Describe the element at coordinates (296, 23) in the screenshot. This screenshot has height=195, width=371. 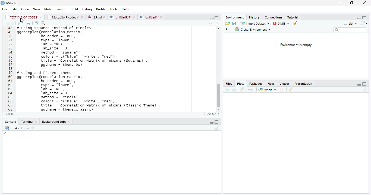
I see `clear history` at that location.